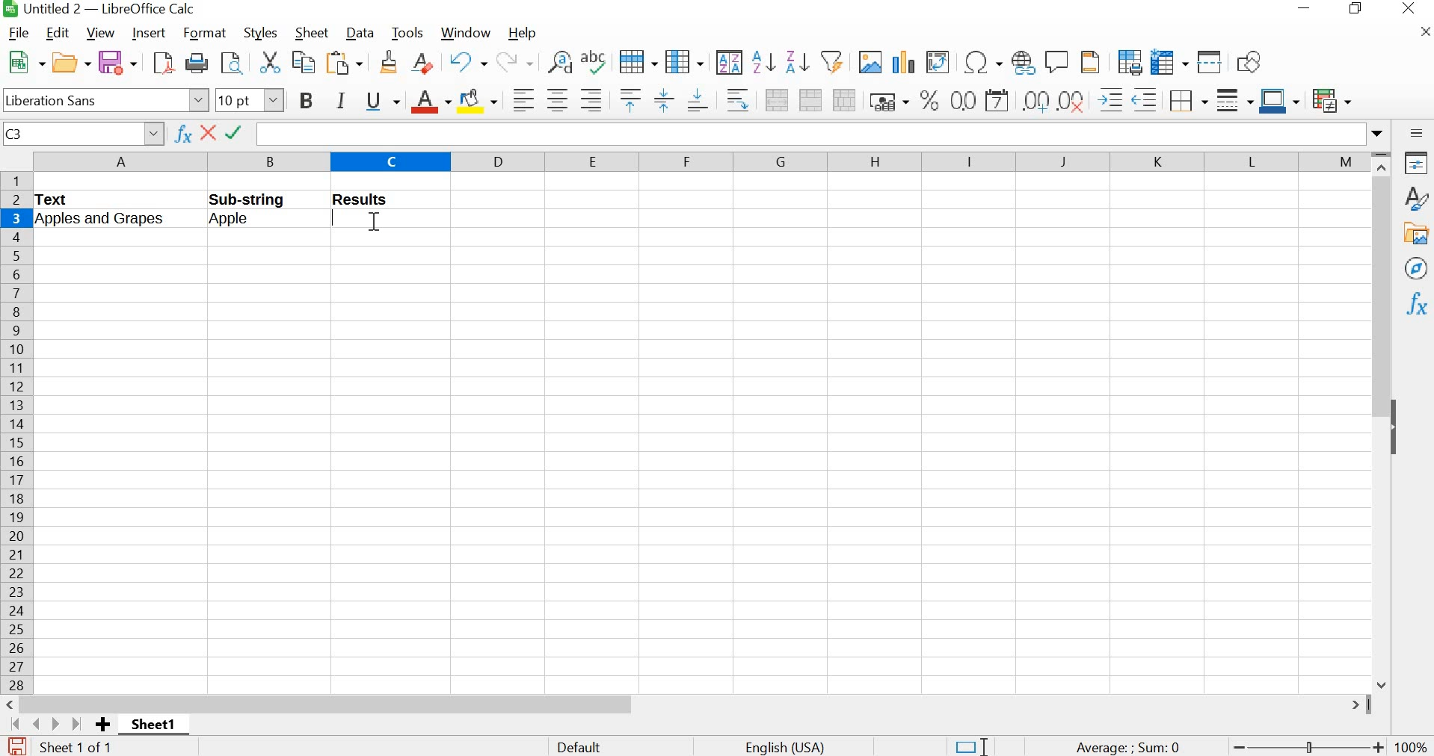 This screenshot has width=1434, height=756. Describe the element at coordinates (1128, 61) in the screenshot. I see `define print area` at that location.